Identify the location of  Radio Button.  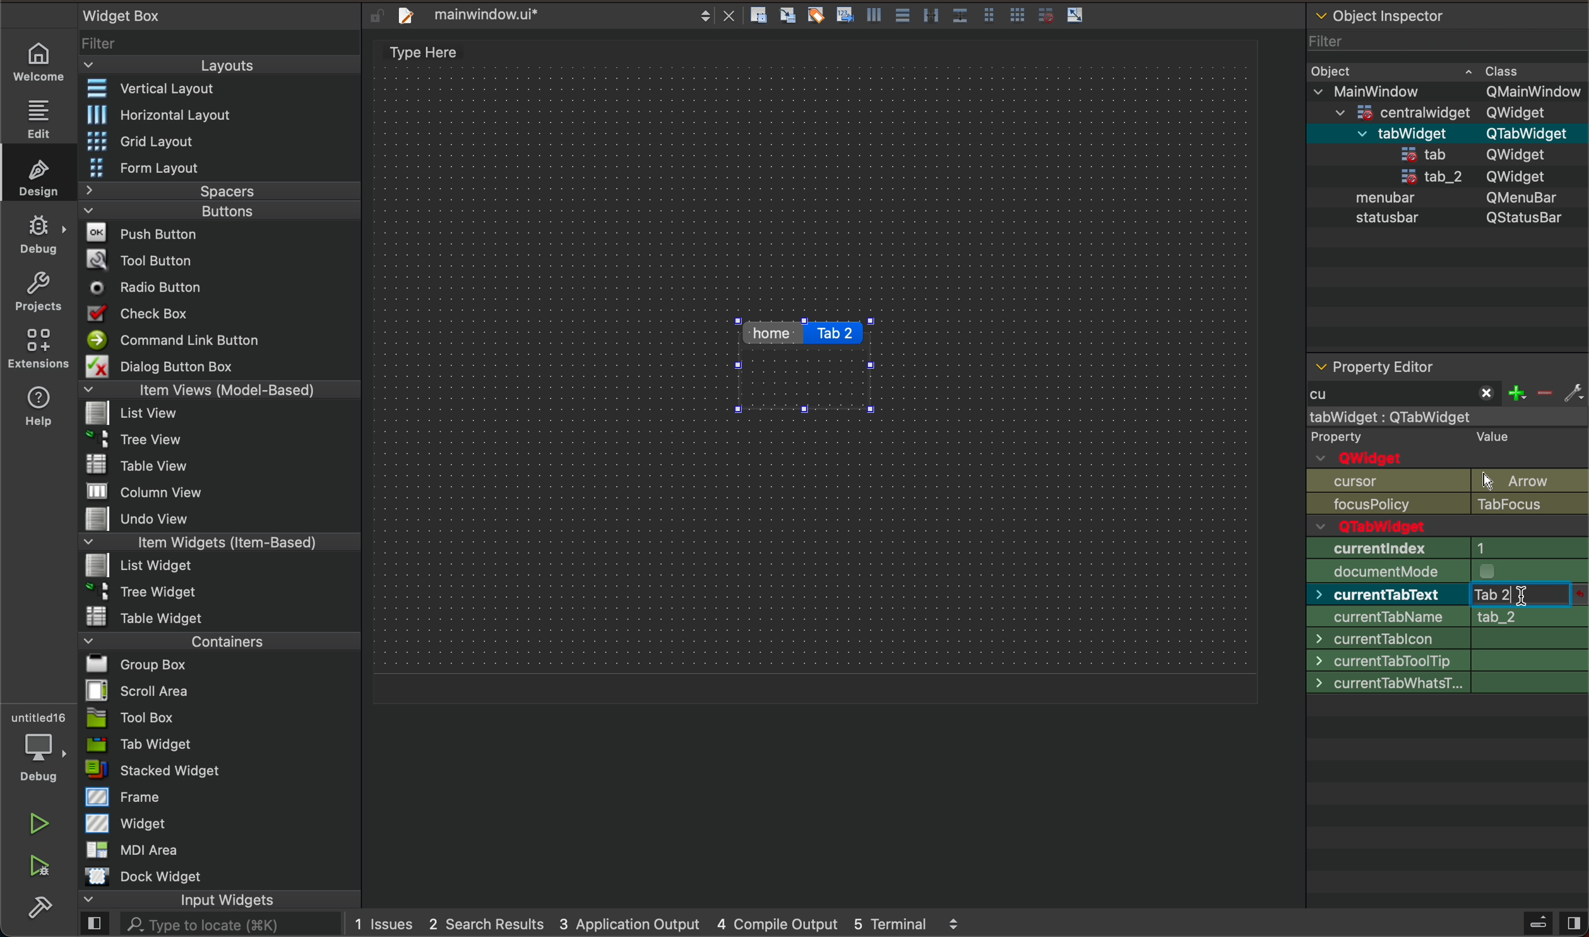
(139, 287).